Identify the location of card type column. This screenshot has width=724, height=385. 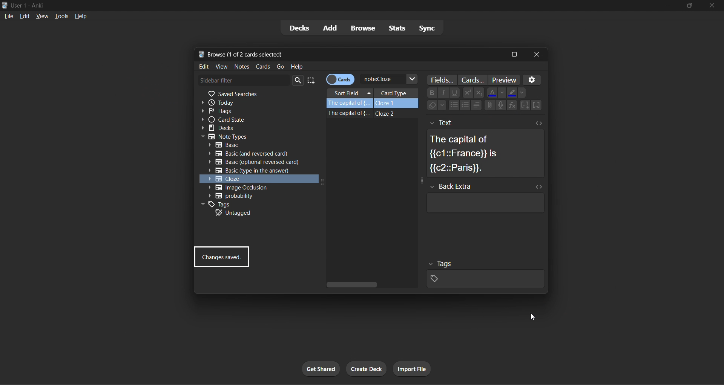
(396, 93).